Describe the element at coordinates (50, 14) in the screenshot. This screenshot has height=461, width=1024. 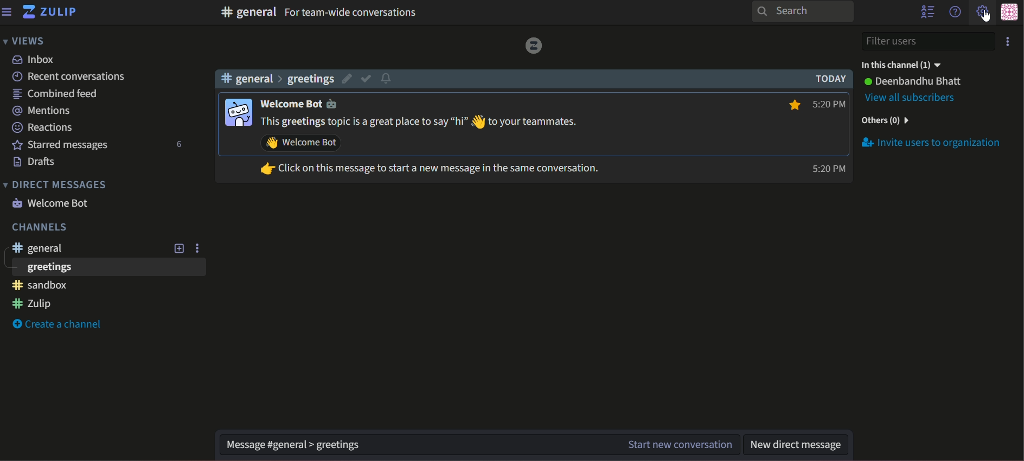
I see `name and logo` at that location.